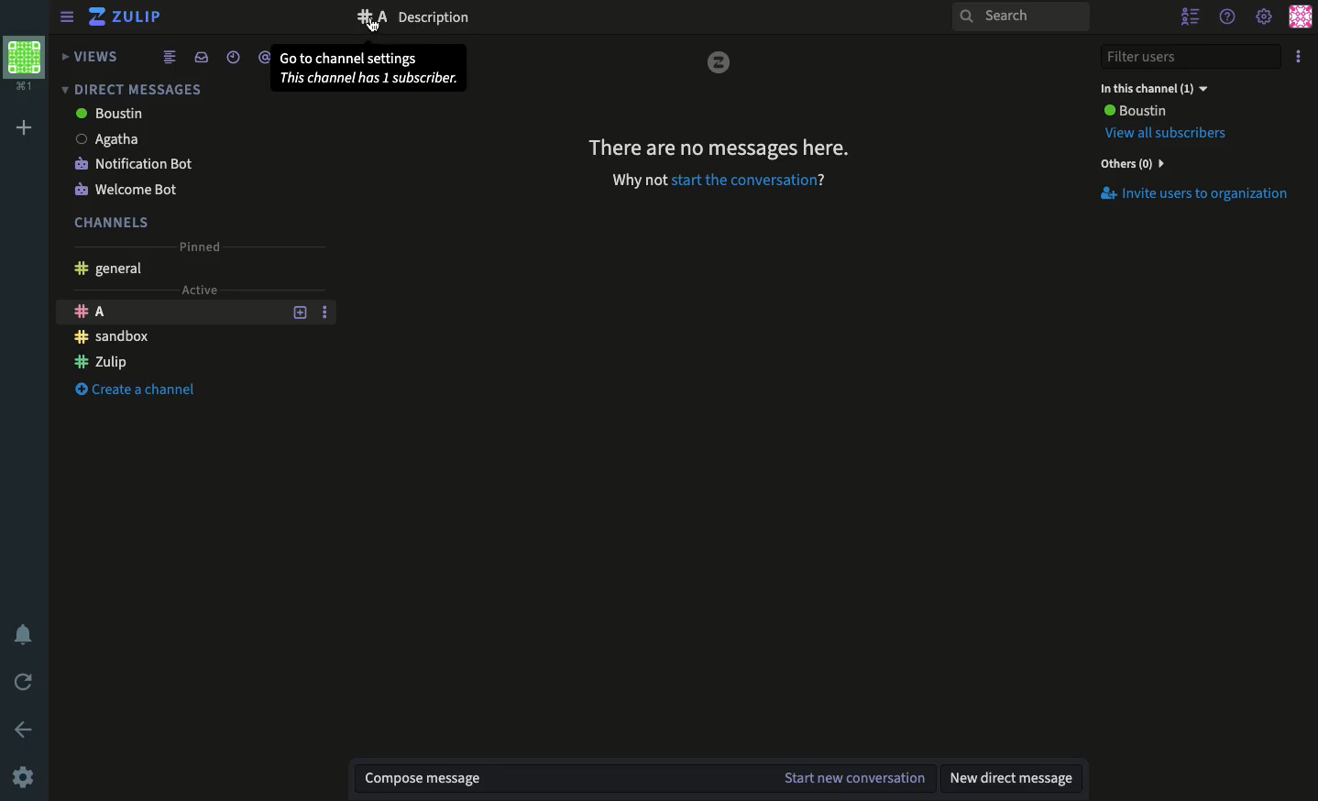  Describe the element at coordinates (136, 390) in the screenshot. I see `Create a channel` at that location.